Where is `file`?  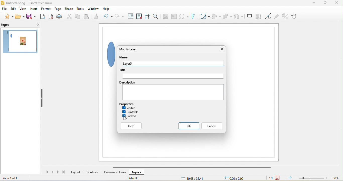 file is located at coordinates (5, 10).